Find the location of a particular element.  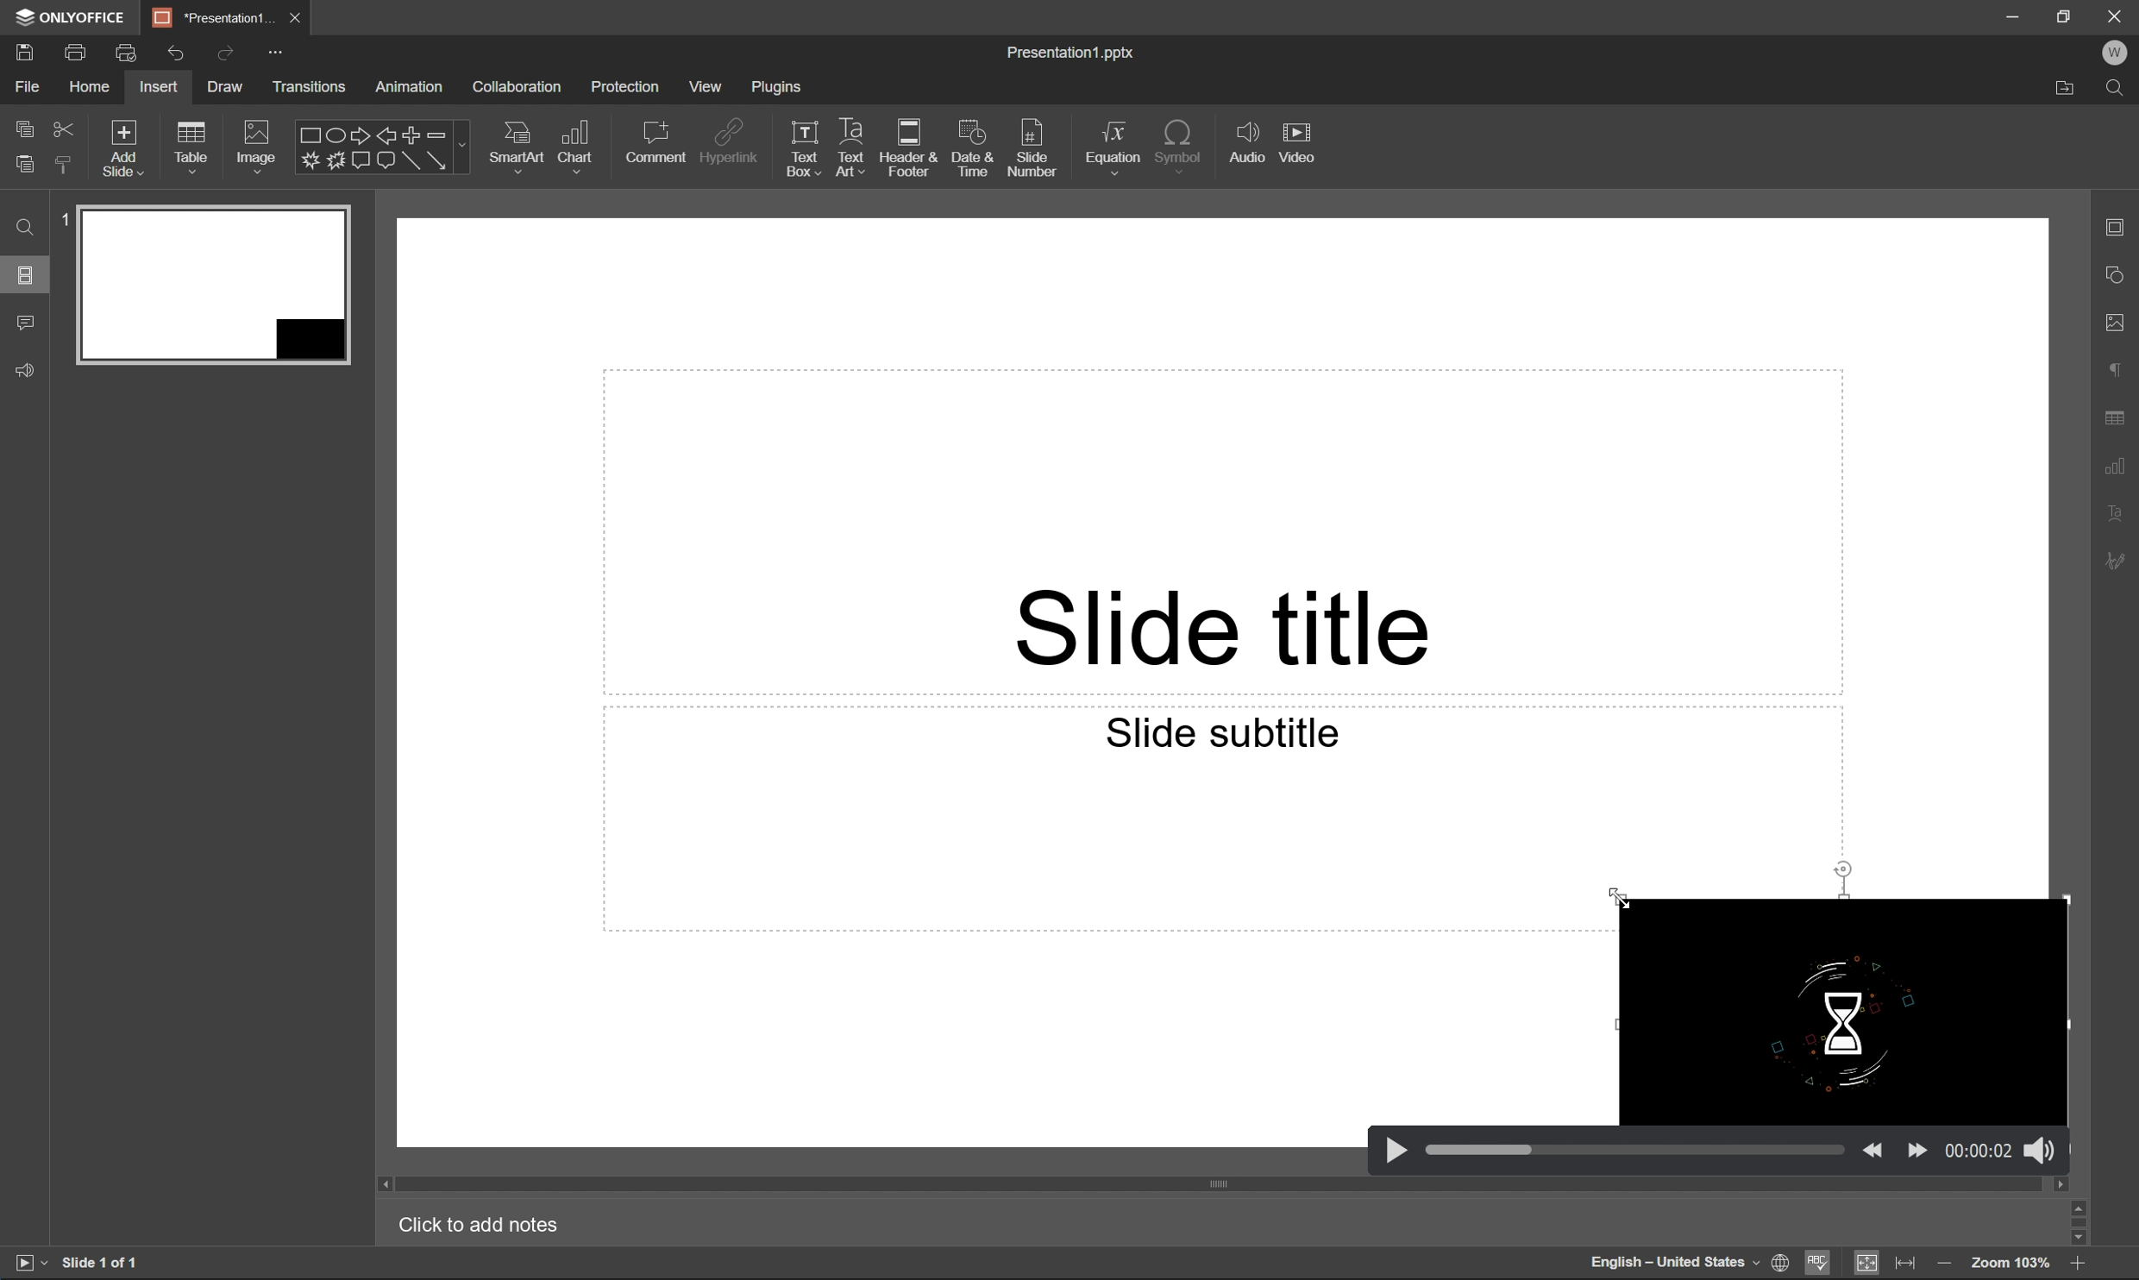

mouse pointer is located at coordinates (1616, 906).